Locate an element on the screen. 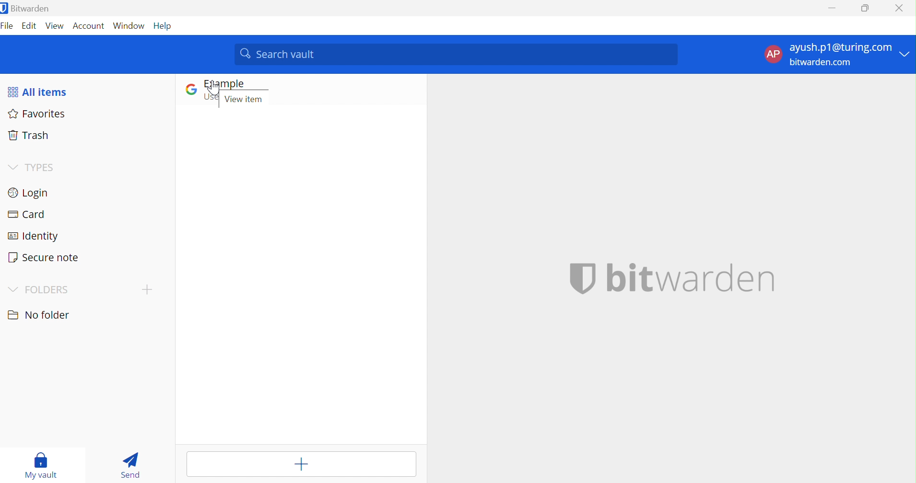 The width and height of the screenshot is (916, 483). Minimize is located at coordinates (830, 8).